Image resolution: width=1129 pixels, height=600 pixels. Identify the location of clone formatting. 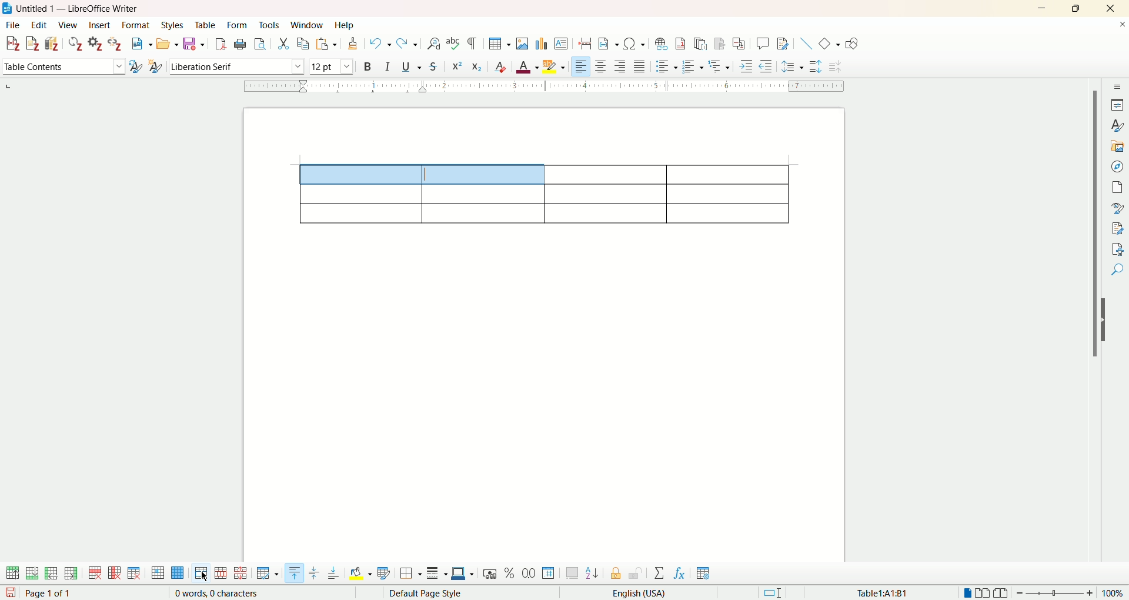
(350, 44).